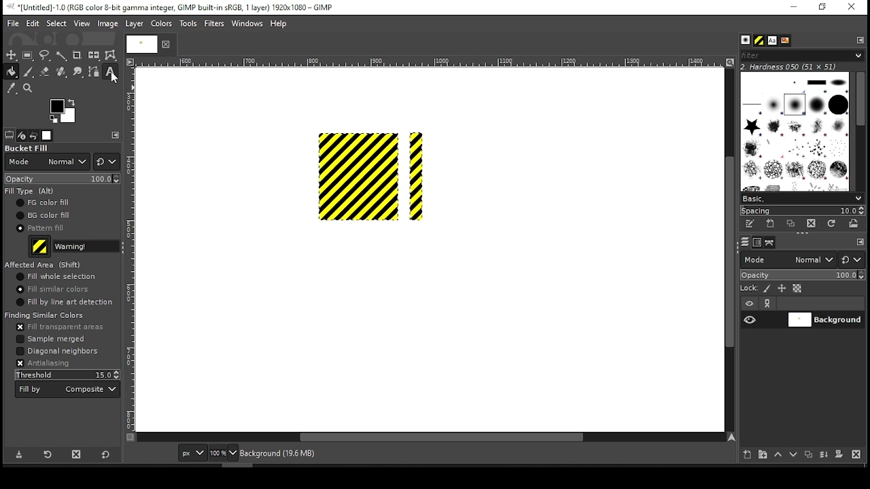 Image resolution: width=870 pixels, height=489 pixels. What do you see at coordinates (788, 261) in the screenshot?
I see `mode` at bounding box center [788, 261].